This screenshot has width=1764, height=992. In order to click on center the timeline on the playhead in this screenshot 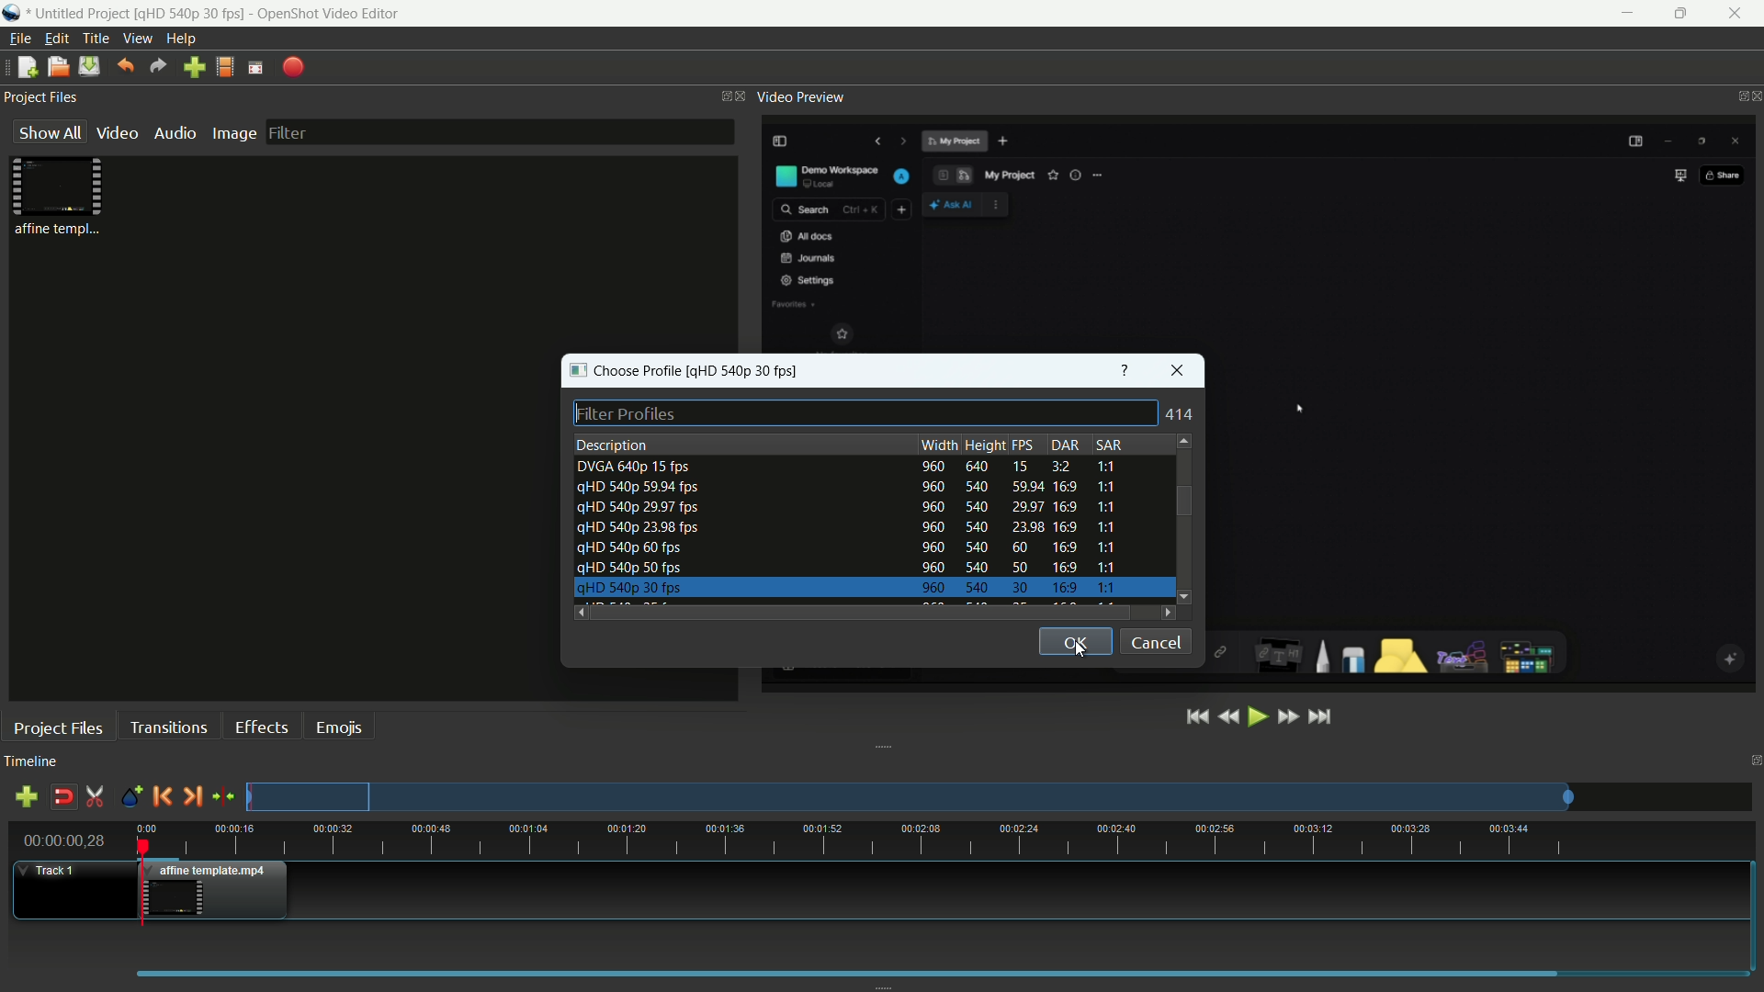, I will do `click(223, 795)`.